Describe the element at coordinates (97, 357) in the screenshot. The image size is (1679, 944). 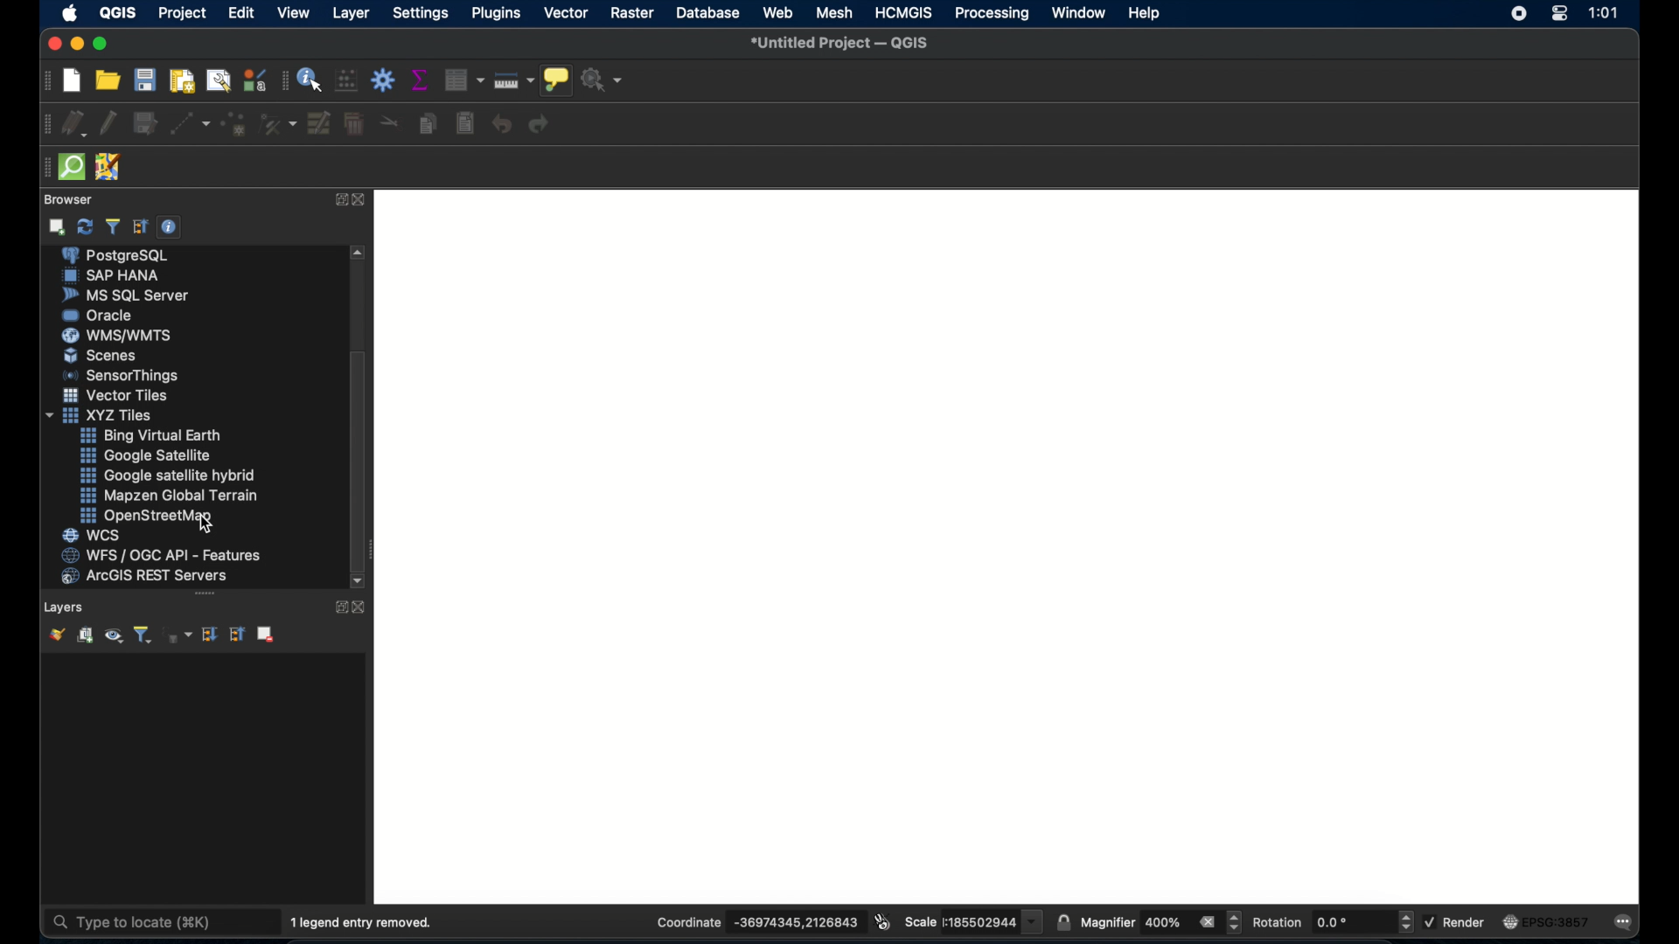
I see `scenes` at that location.